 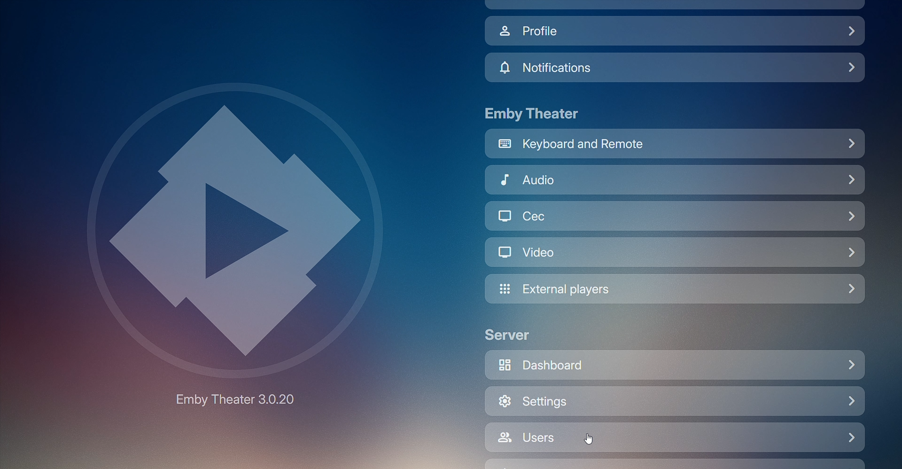 What do you see at coordinates (675, 252) in the screenshot?
I see `Video` at bounding box center [675, 252].